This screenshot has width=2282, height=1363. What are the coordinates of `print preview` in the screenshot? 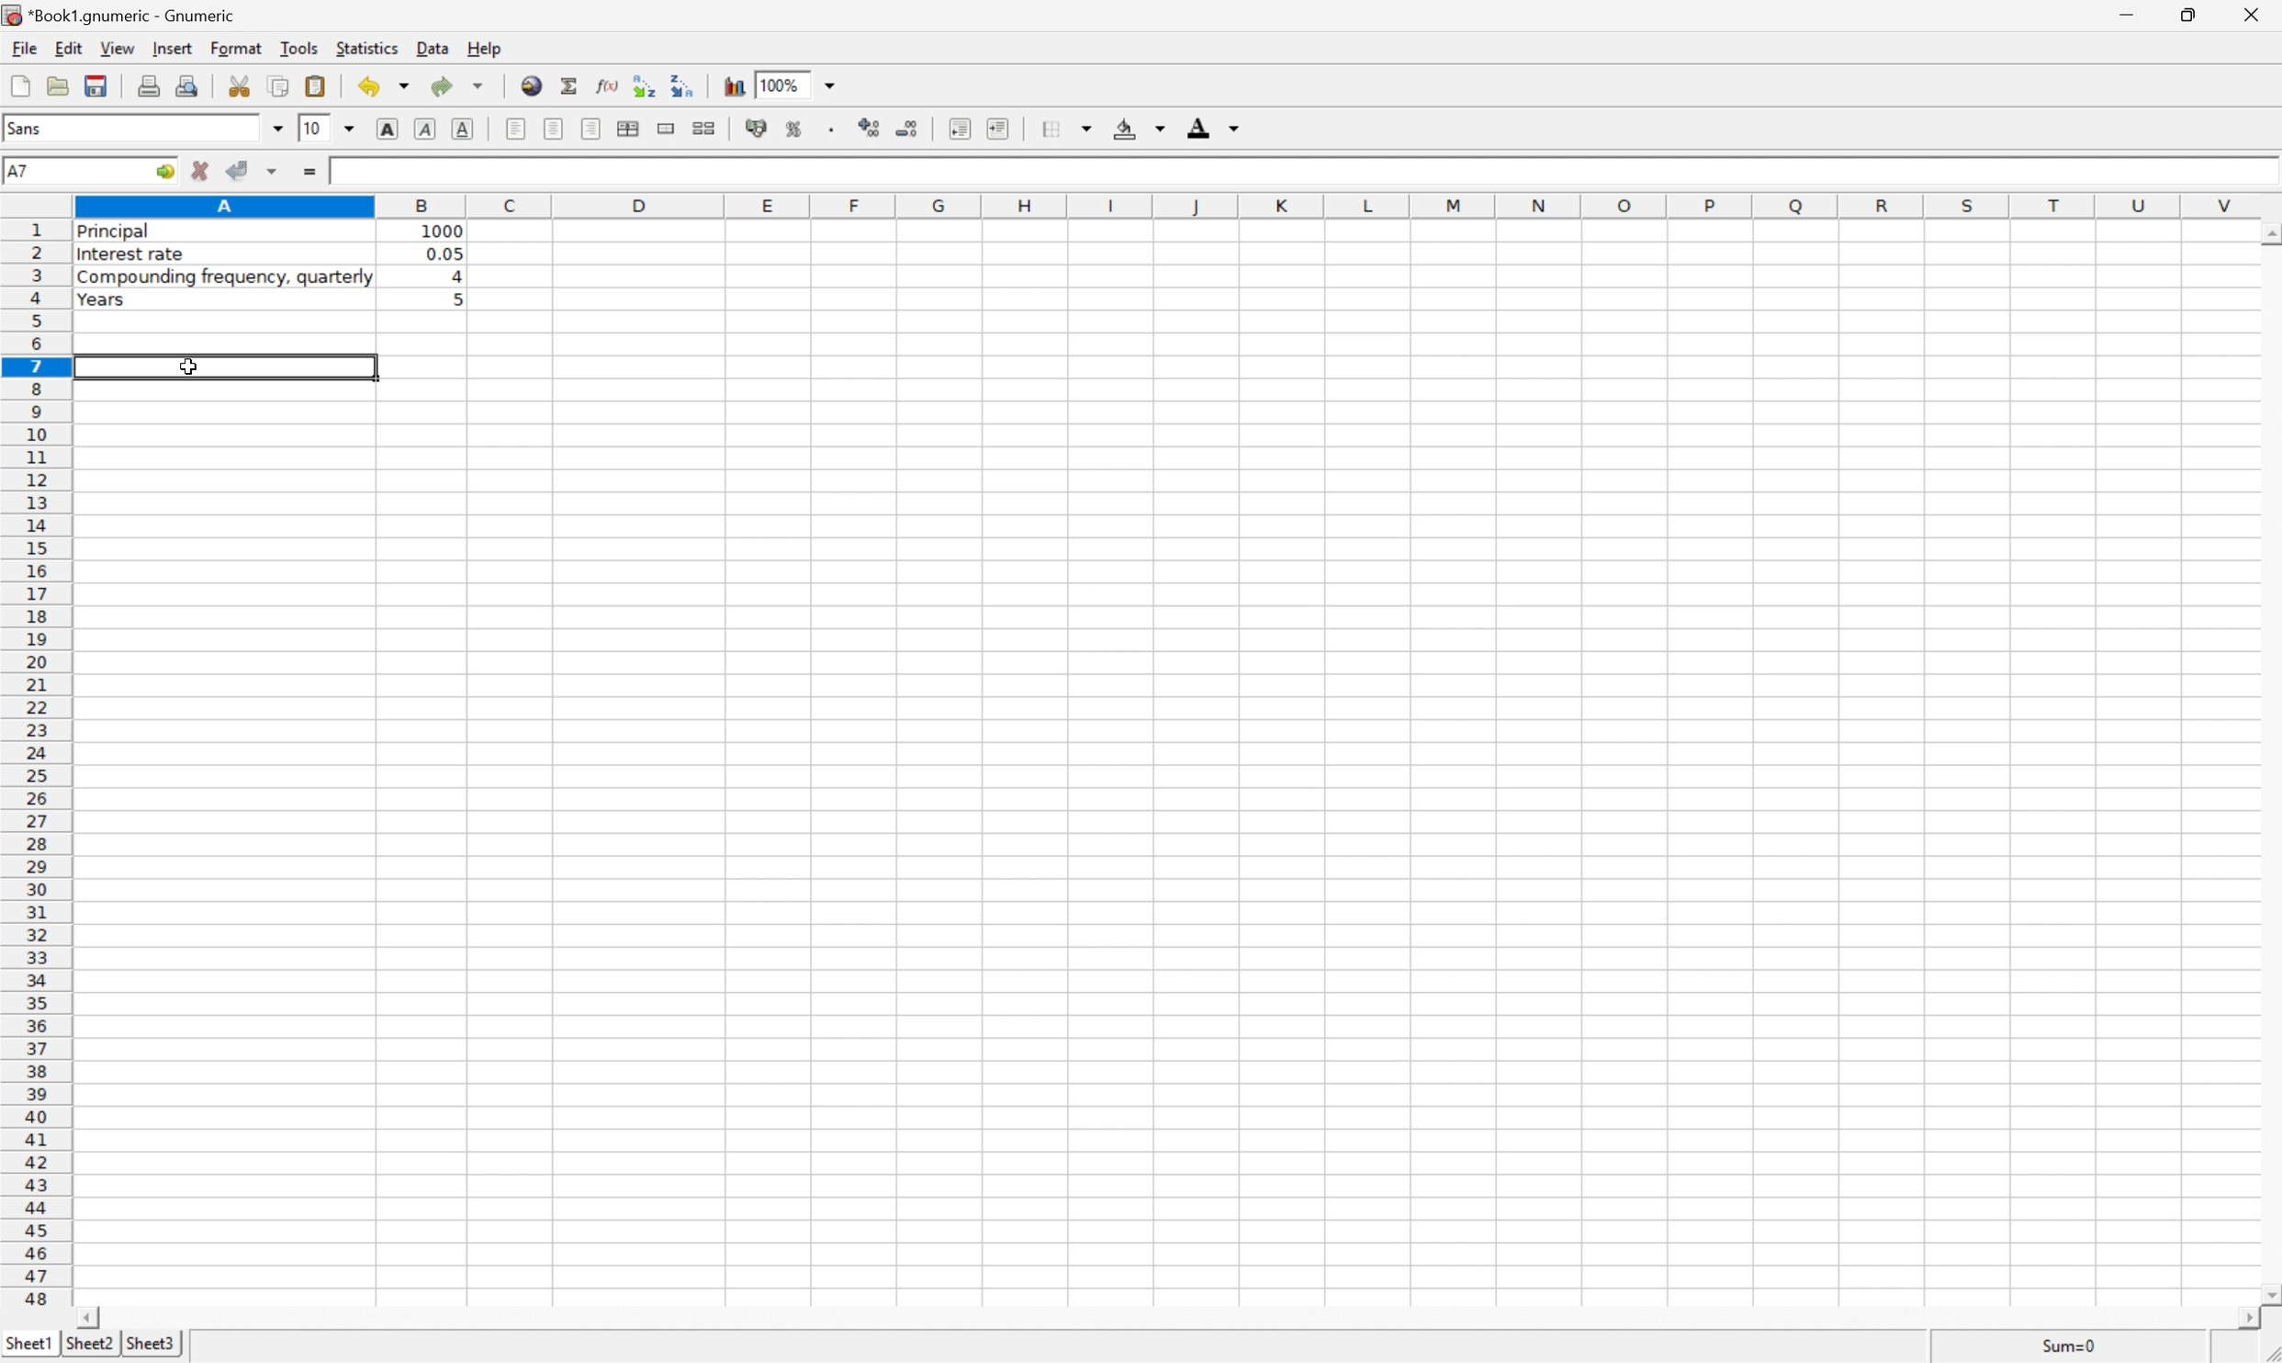 It's located at (187, 85).